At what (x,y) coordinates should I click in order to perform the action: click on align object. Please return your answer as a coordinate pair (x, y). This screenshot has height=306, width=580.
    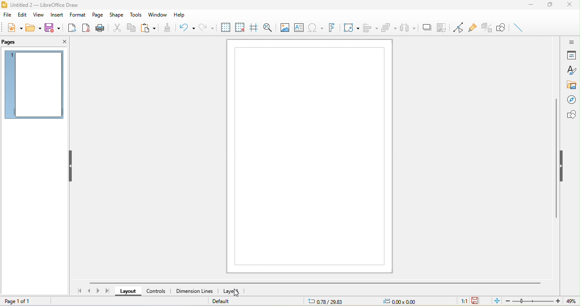
    Looking at the image, I should click on (370, 28).